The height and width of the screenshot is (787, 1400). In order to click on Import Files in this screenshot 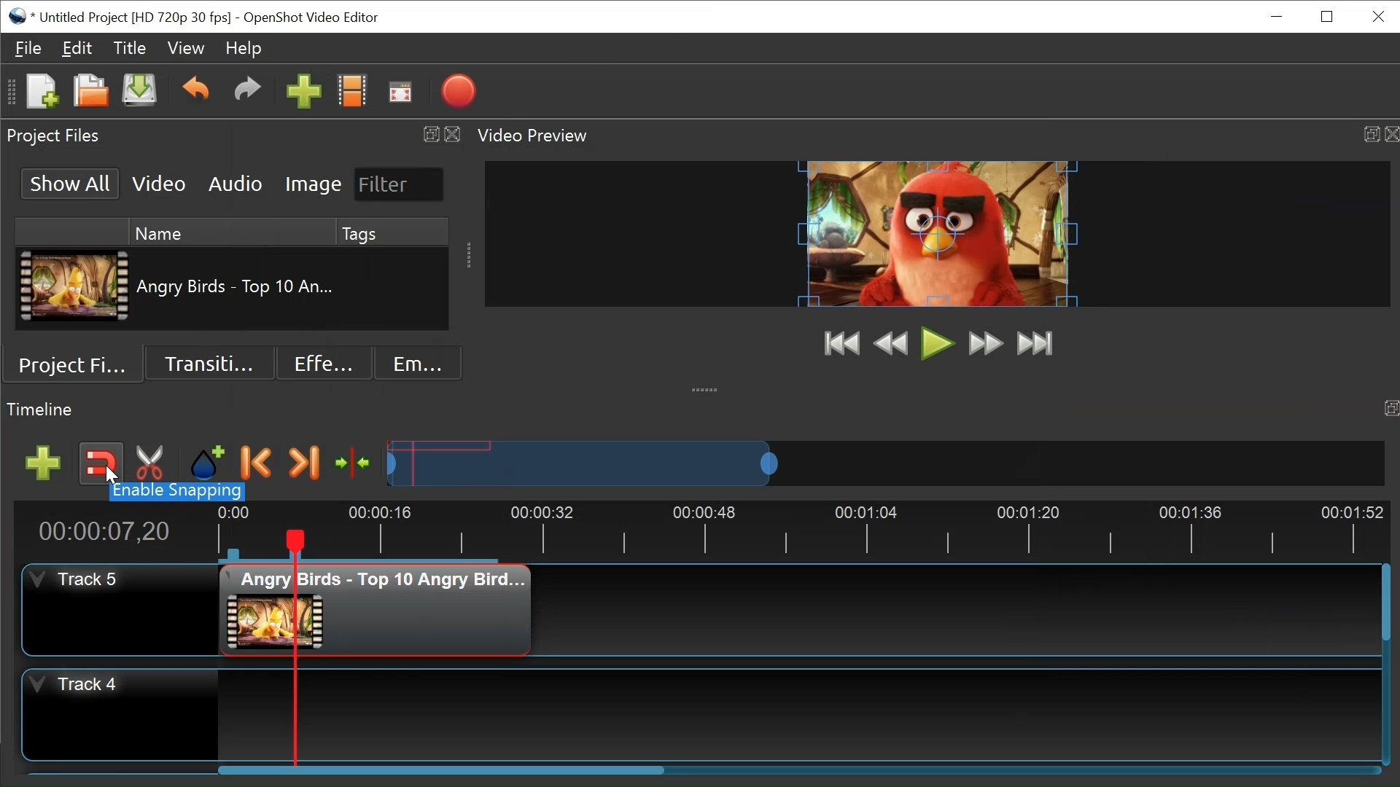, I will do `click(303, 92)`.